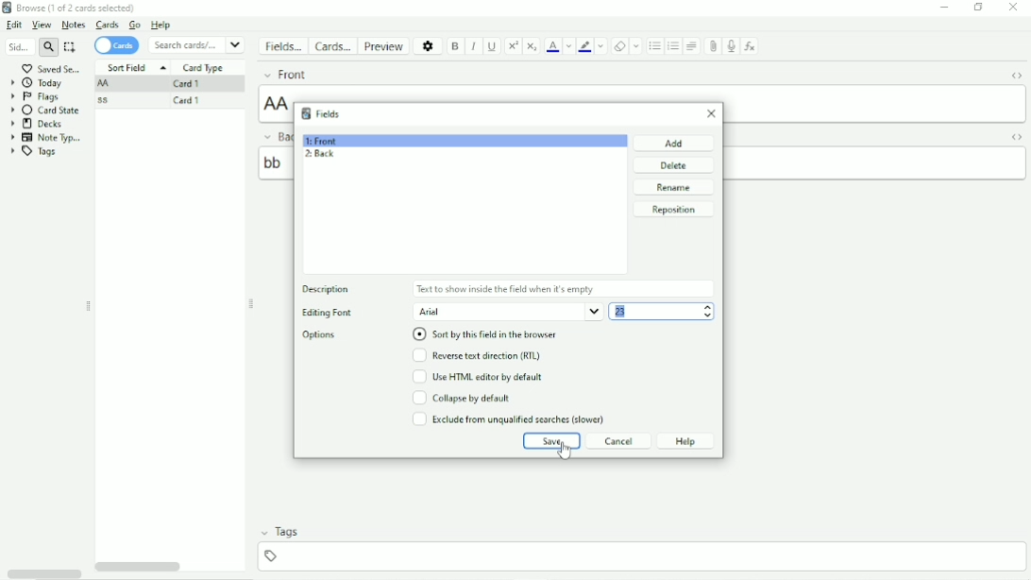 The height and width of the screenshot is (580, 1031). I want to click on ss, so click(108, 100).